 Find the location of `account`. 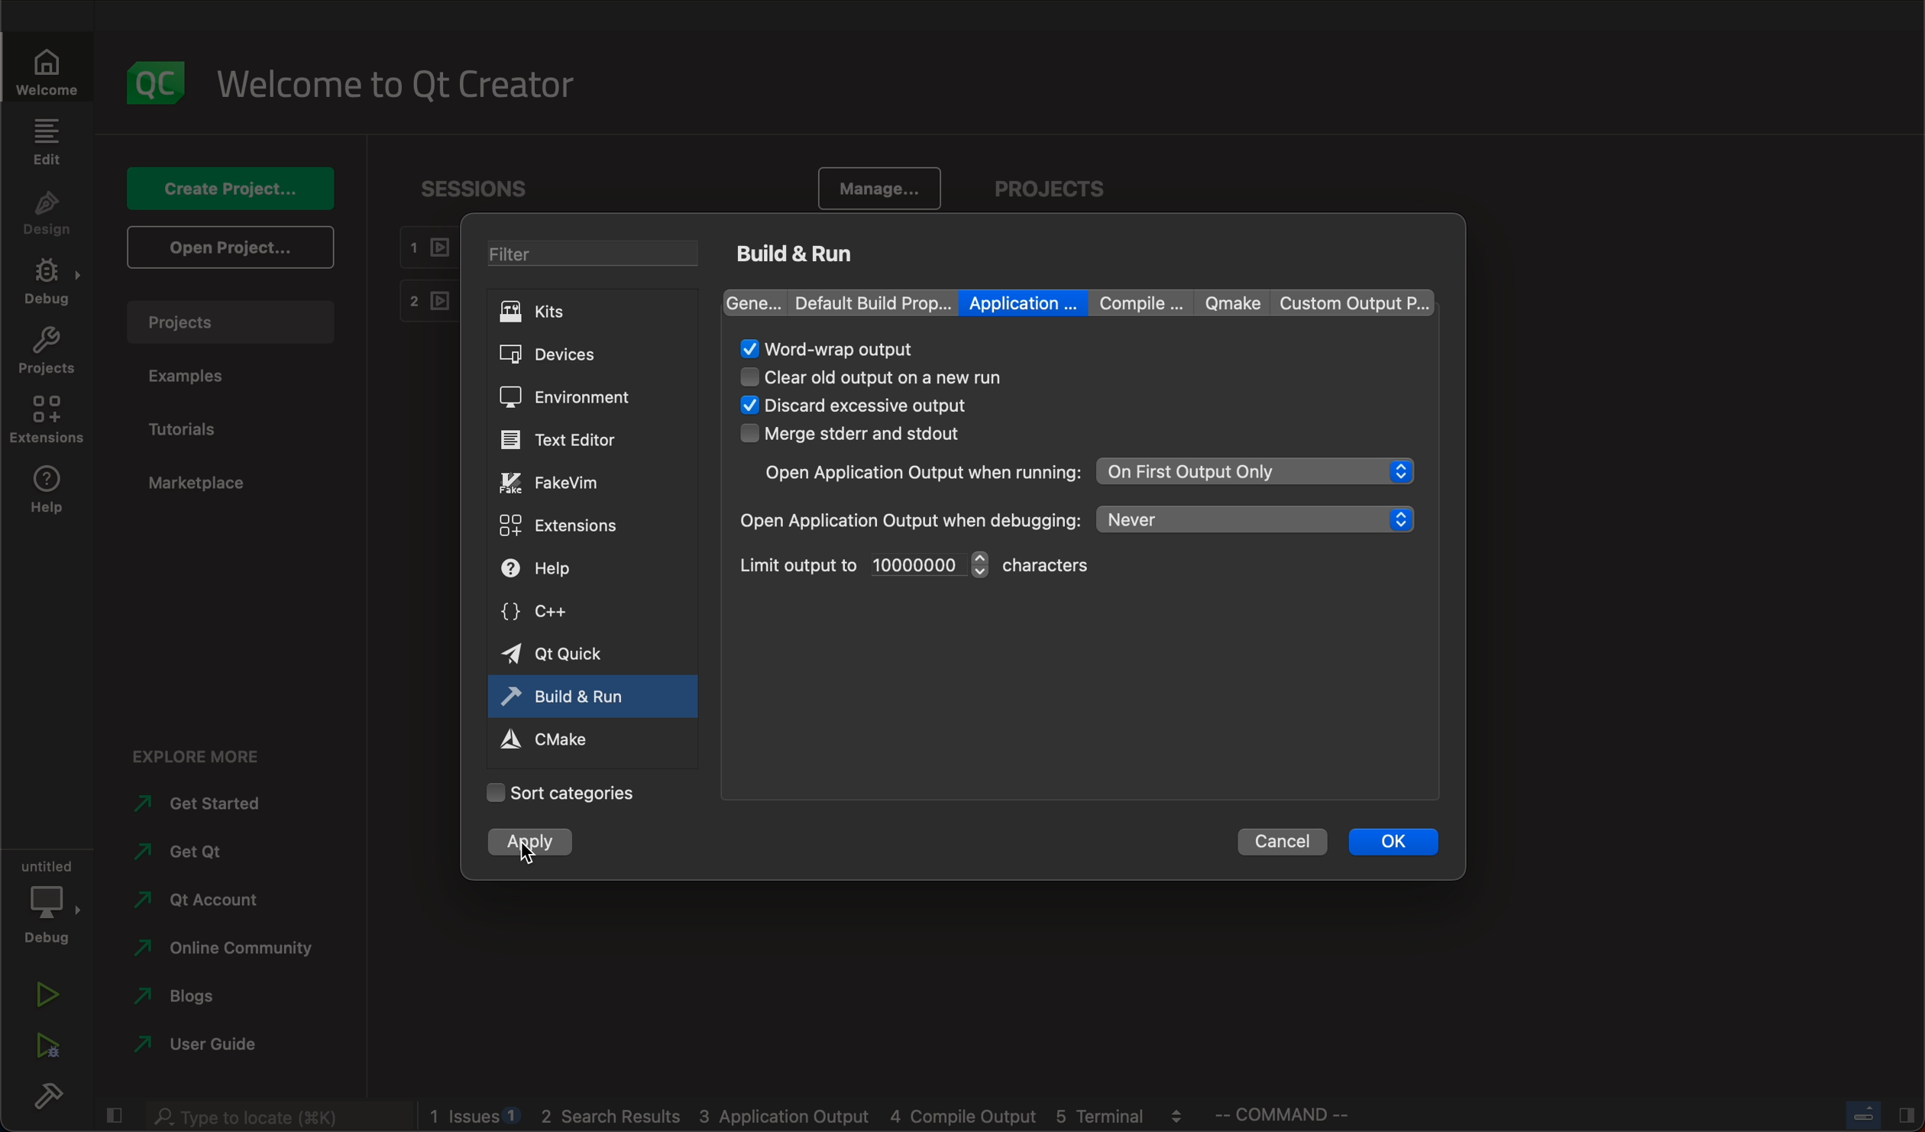

account is located at coordinates (210, 900).